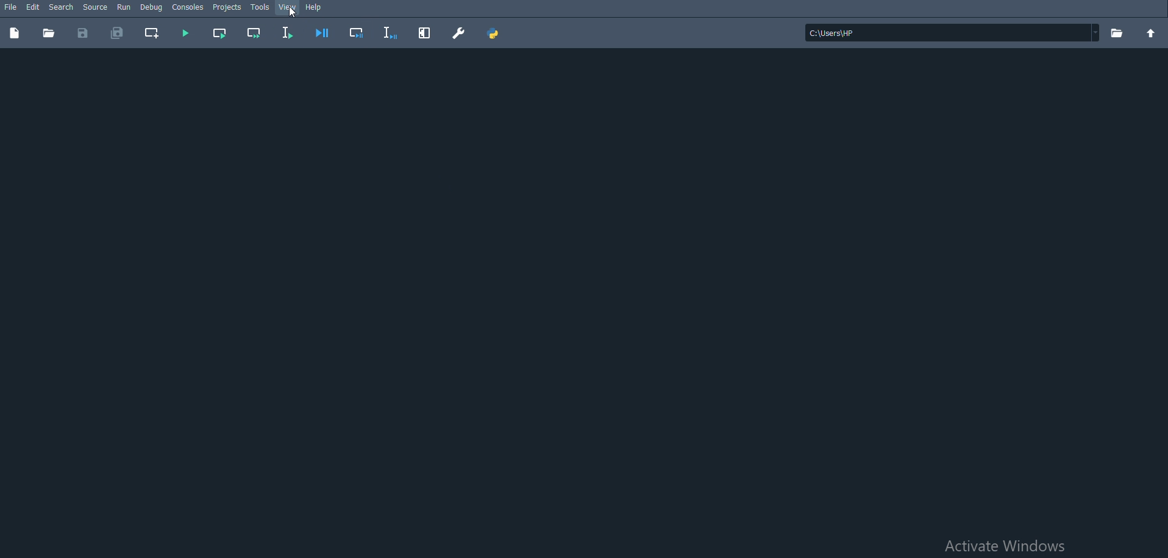 Image resolution: width=1168 pixels, height=558 pixels. Describe the element at coordinates (254, 33) in the screenshot. I see `Run current cell and go to the next one` at that location.